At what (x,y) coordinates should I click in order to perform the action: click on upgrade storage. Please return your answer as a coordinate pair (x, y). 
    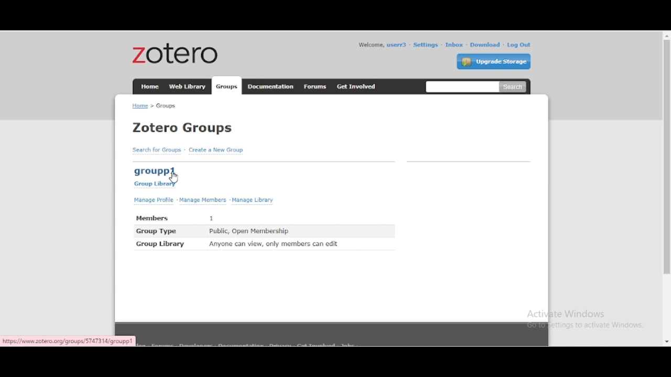
    Looking at the image, I should click on (494, 61).